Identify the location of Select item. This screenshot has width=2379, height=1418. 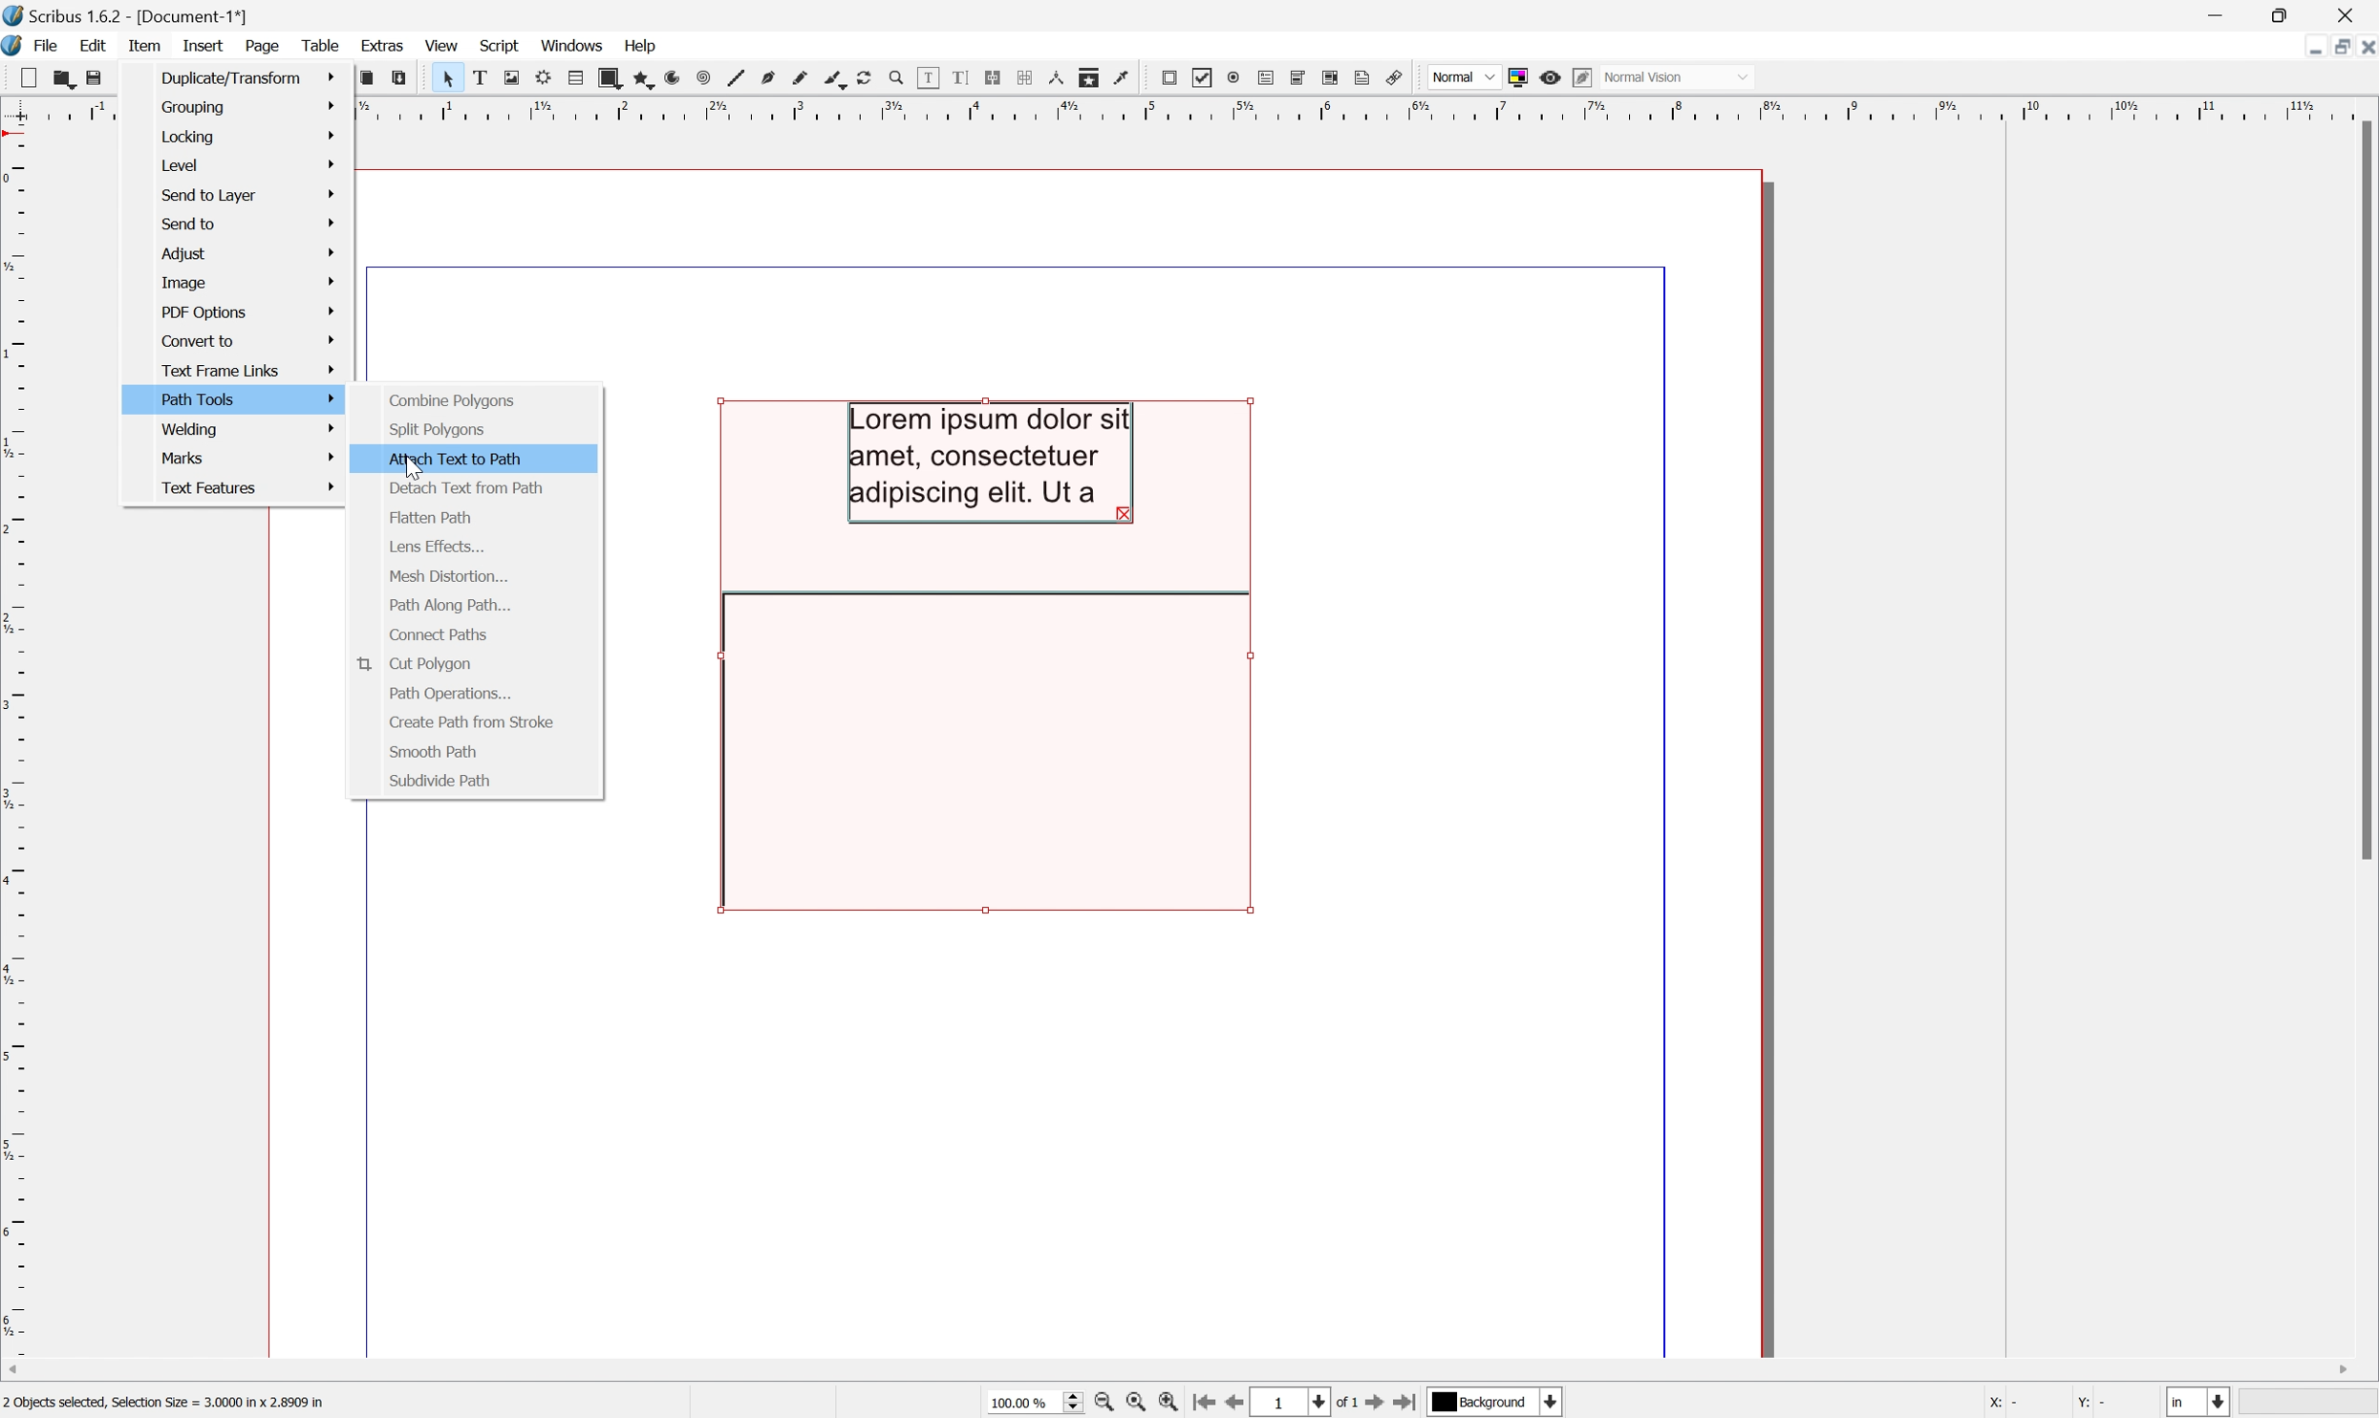
(441, 77).